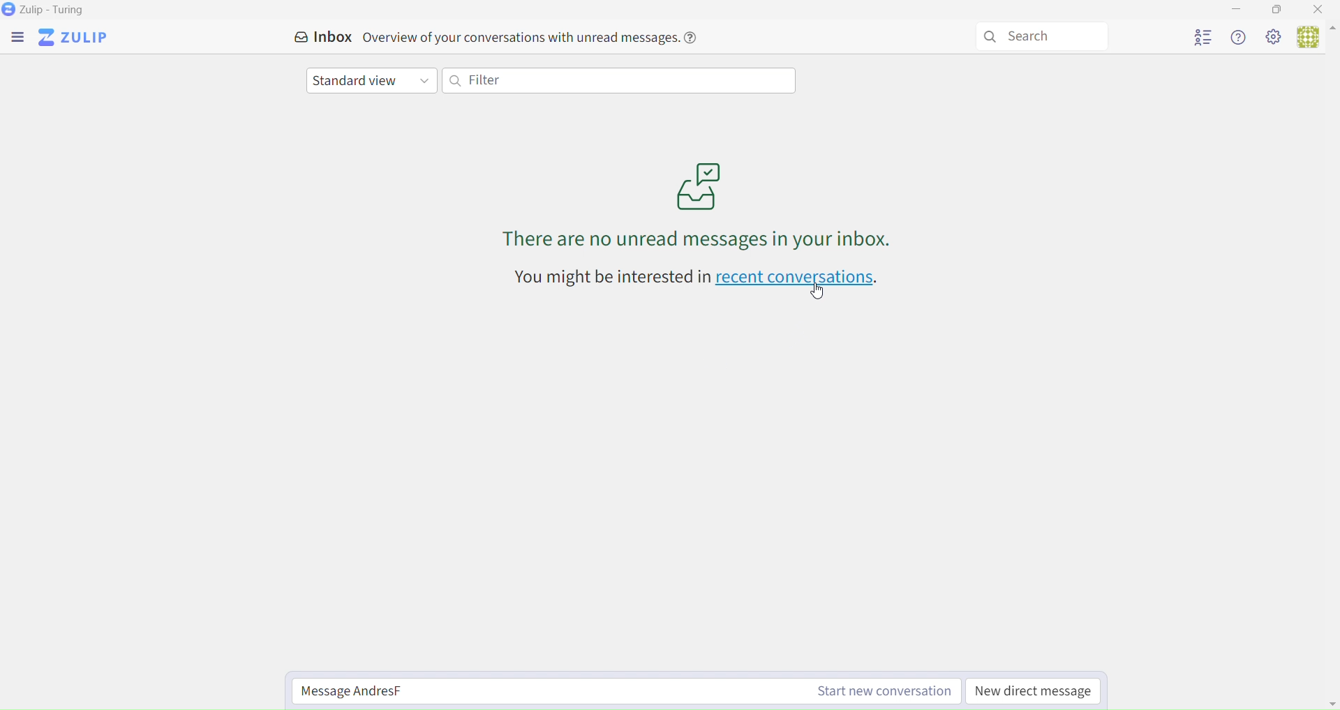 Image resolution: width=1340 pixels, height=710 pixels. What do you see at coordinates (627, 693) in the screenshot?
I see `Start new conversation` at bounding box center [627, 693].